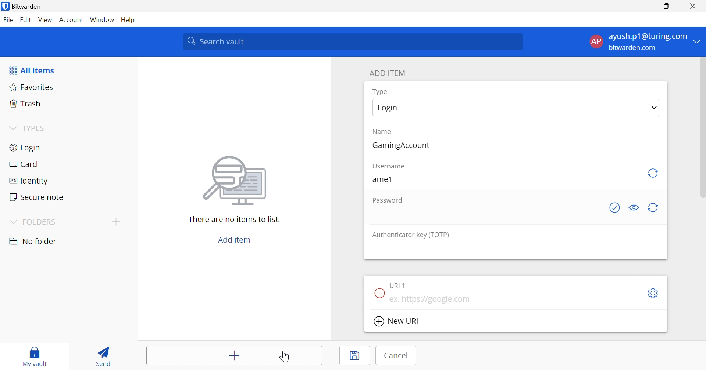  I want to click on Bitwarden, so click(21, 6).